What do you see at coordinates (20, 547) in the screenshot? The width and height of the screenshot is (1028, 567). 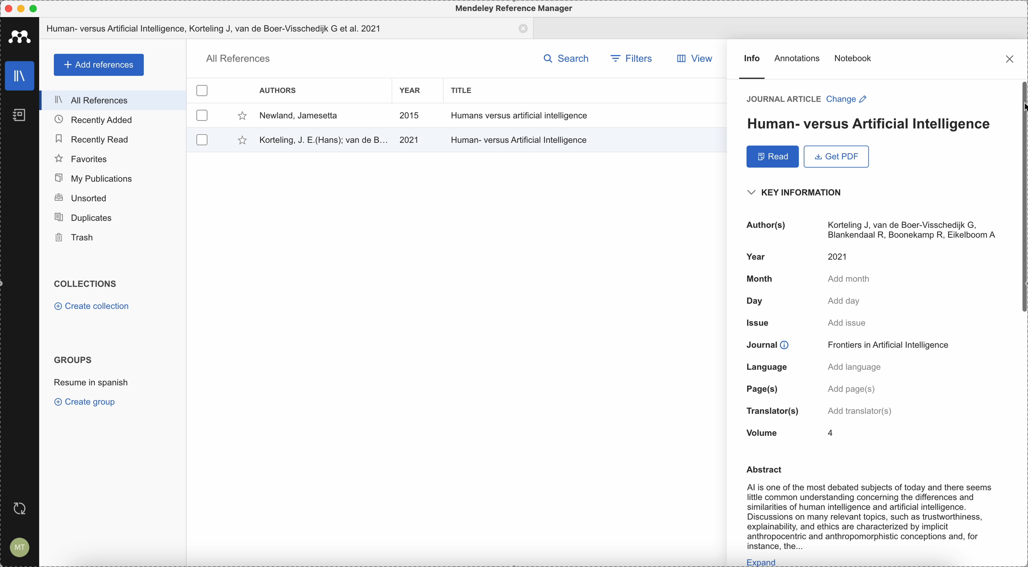 I see `account setting` at bounding box center [20, 547].